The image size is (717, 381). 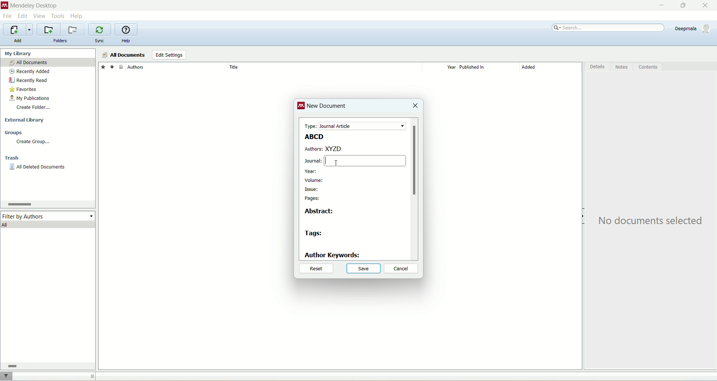 I want to click on pages, so click(x=313, y=199).